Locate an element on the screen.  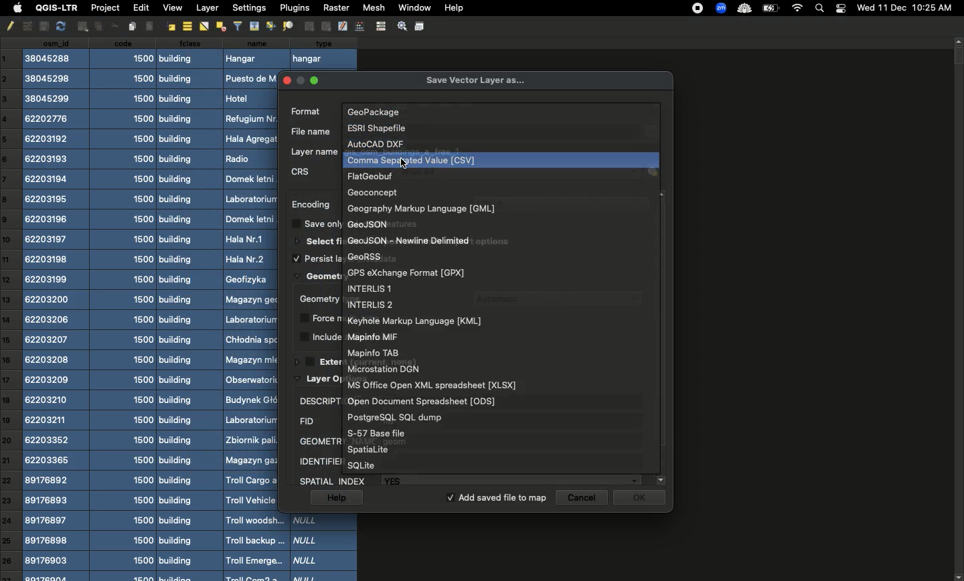
edit is located at coordinates (343, 26).